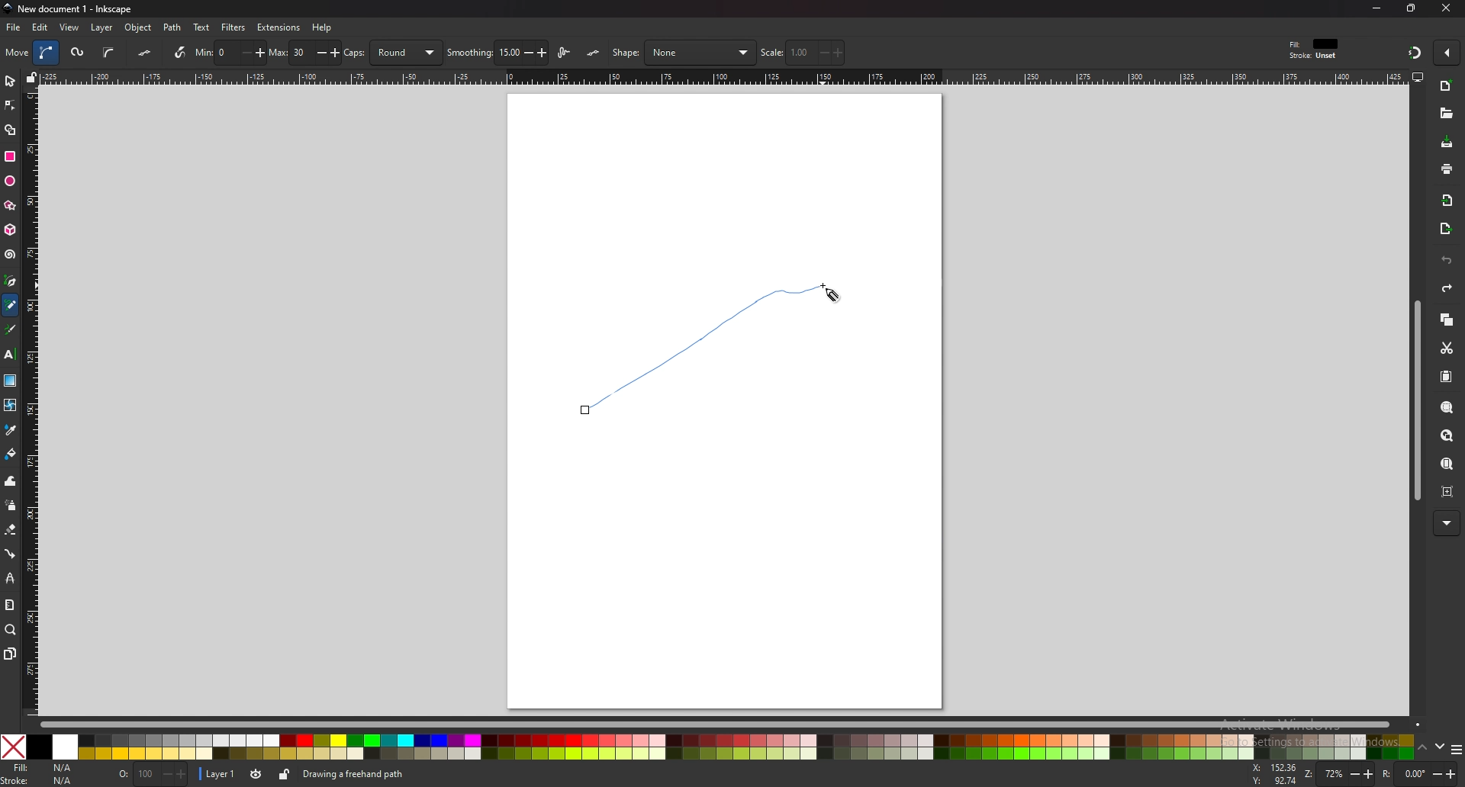 This screenshot has width=1465, height=787. I want to click on more colors, so click(1456, 750).